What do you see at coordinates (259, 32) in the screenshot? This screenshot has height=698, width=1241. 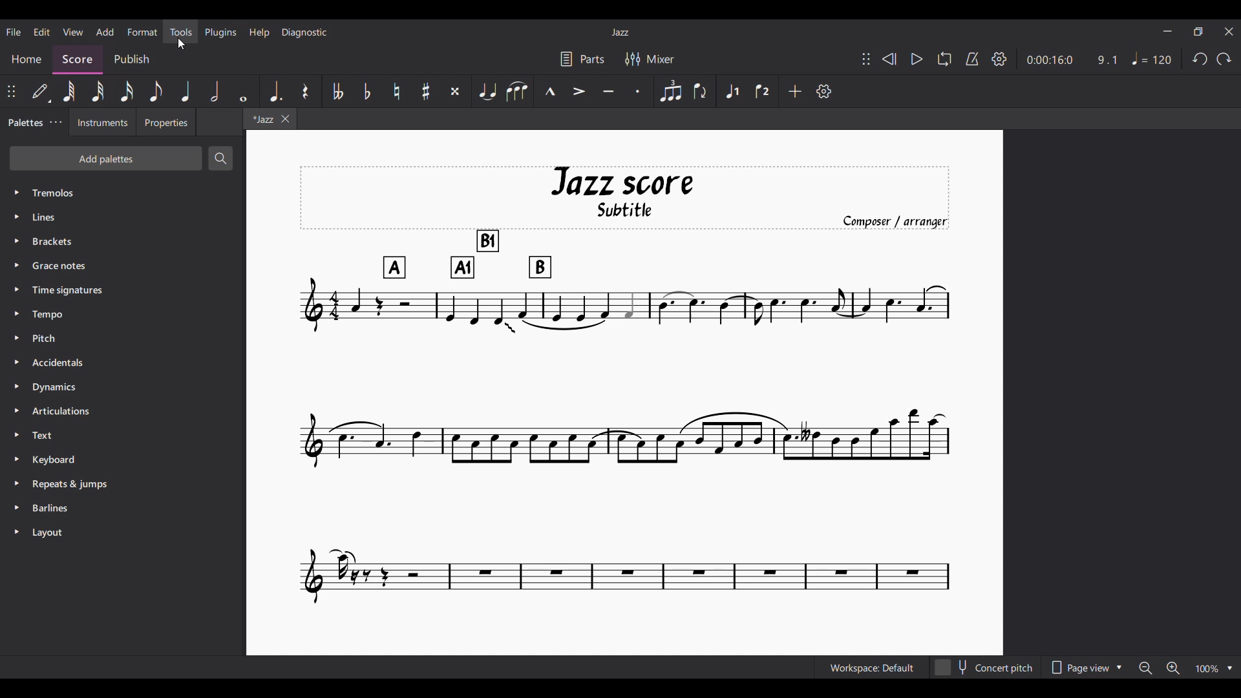 I see `Help menu` at bounding box center [259, 32].